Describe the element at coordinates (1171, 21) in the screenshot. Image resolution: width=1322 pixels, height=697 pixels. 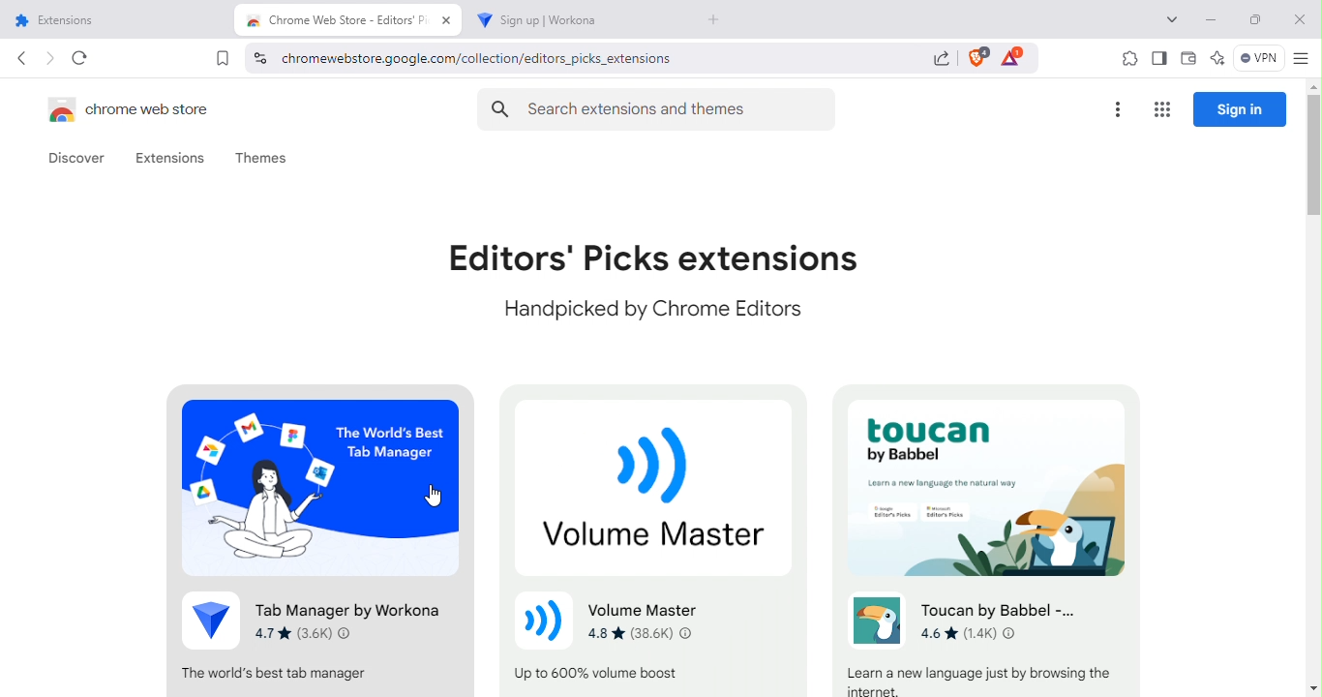
I see `Search tabs` at that location.